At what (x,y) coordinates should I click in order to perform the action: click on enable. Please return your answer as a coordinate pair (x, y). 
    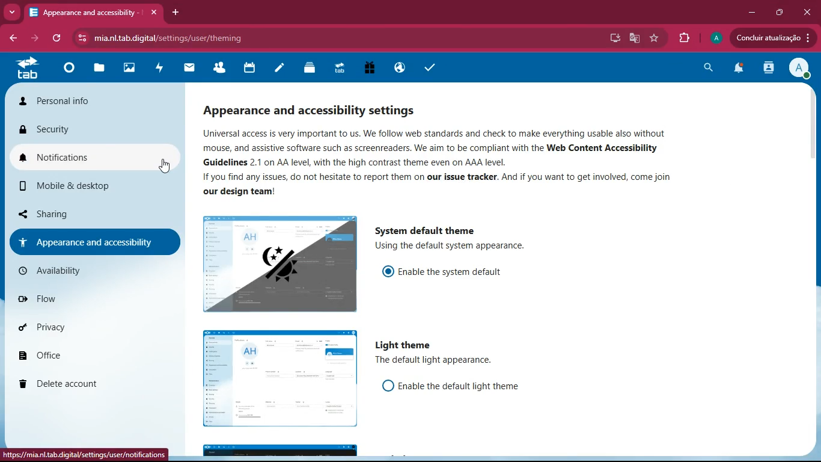
    Looking at the image, I should click on (447, 271).